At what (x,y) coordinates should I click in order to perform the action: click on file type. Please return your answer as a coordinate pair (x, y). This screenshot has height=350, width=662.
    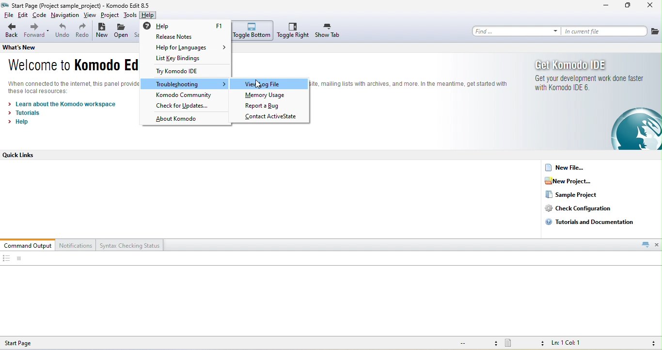
    Looking at the image, I should click on (524, 344).